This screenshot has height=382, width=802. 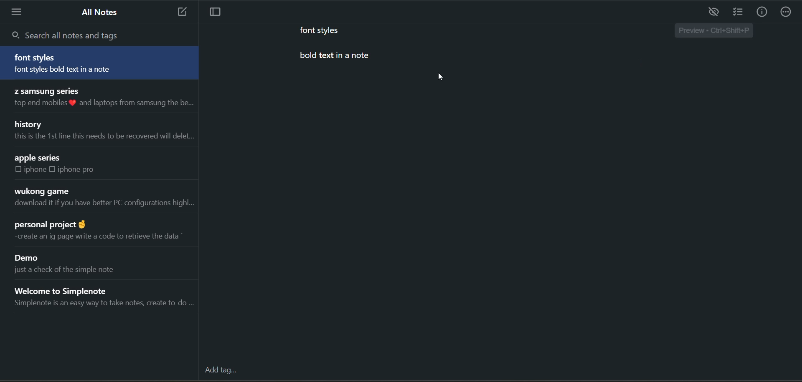 I want to click on Simplenote is an easy way to take notes, create to-do ..., so click(x=103, y=305).